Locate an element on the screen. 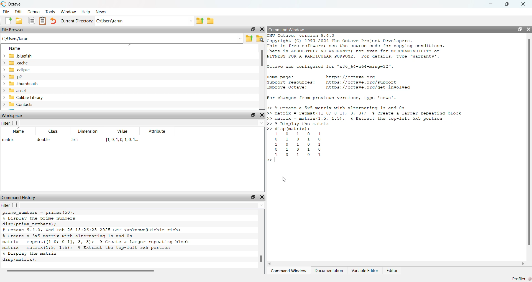  .eclipse is located at coordinates (20, 69).